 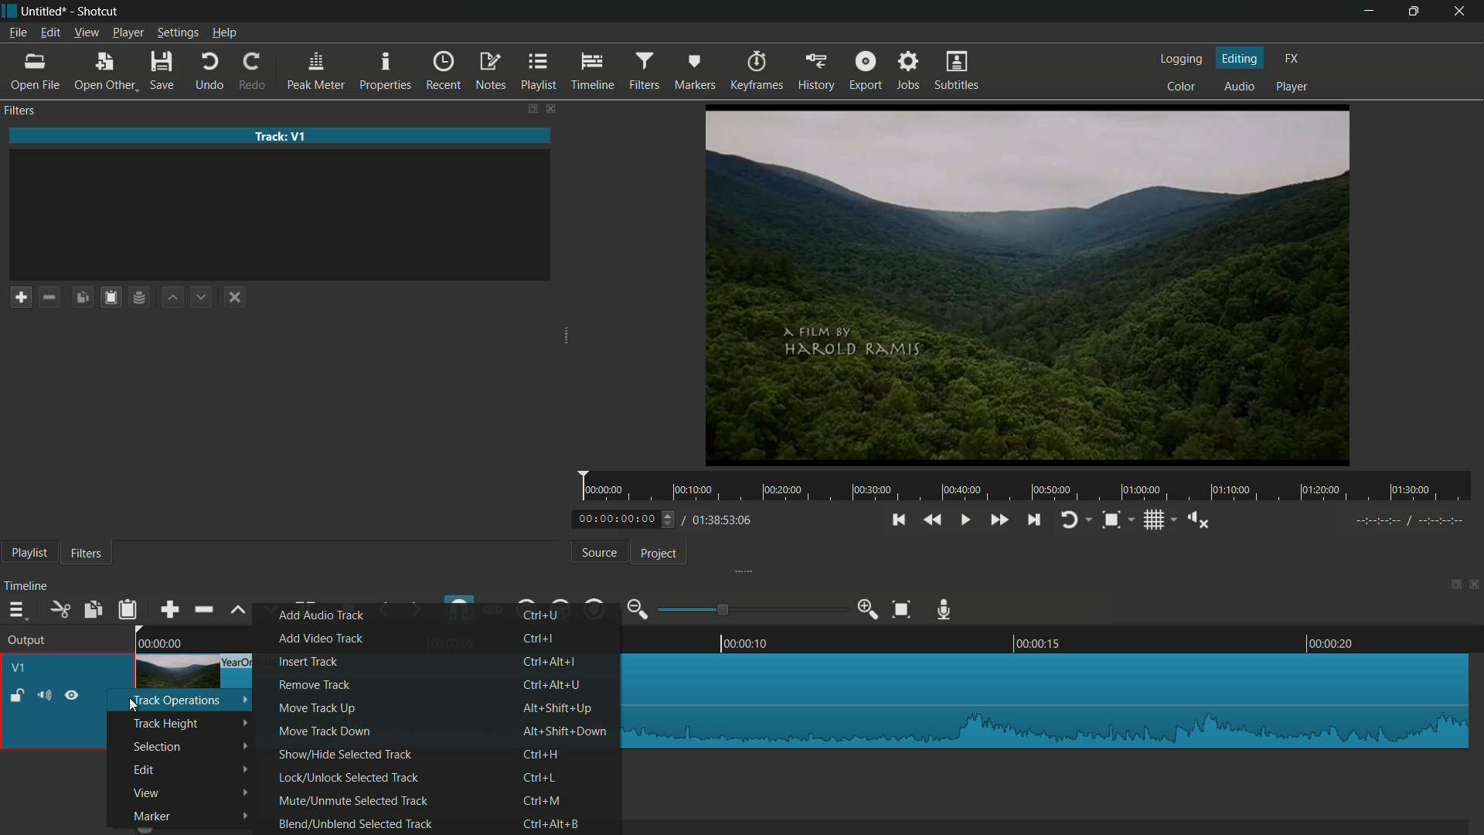 What do you see at coordinates (316, 72) in the screenshot?
I see `peak meter` at bounding box center [316, 72].